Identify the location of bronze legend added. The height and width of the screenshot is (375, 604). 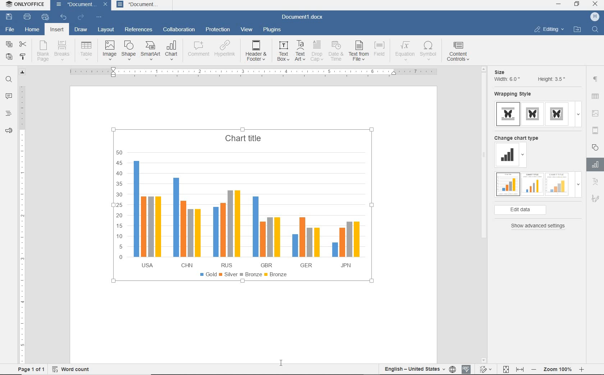
(244, 274).